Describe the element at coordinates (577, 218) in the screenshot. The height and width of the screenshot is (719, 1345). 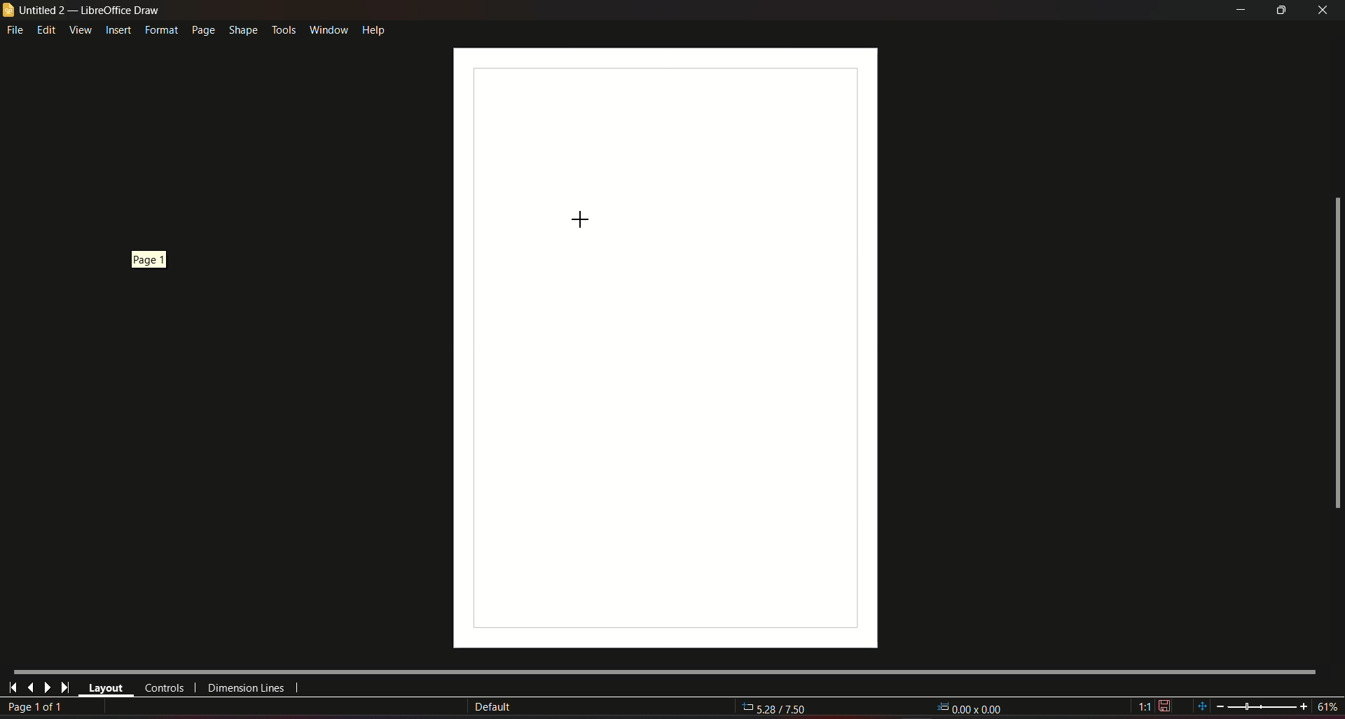
I see `Cursor` at that location.